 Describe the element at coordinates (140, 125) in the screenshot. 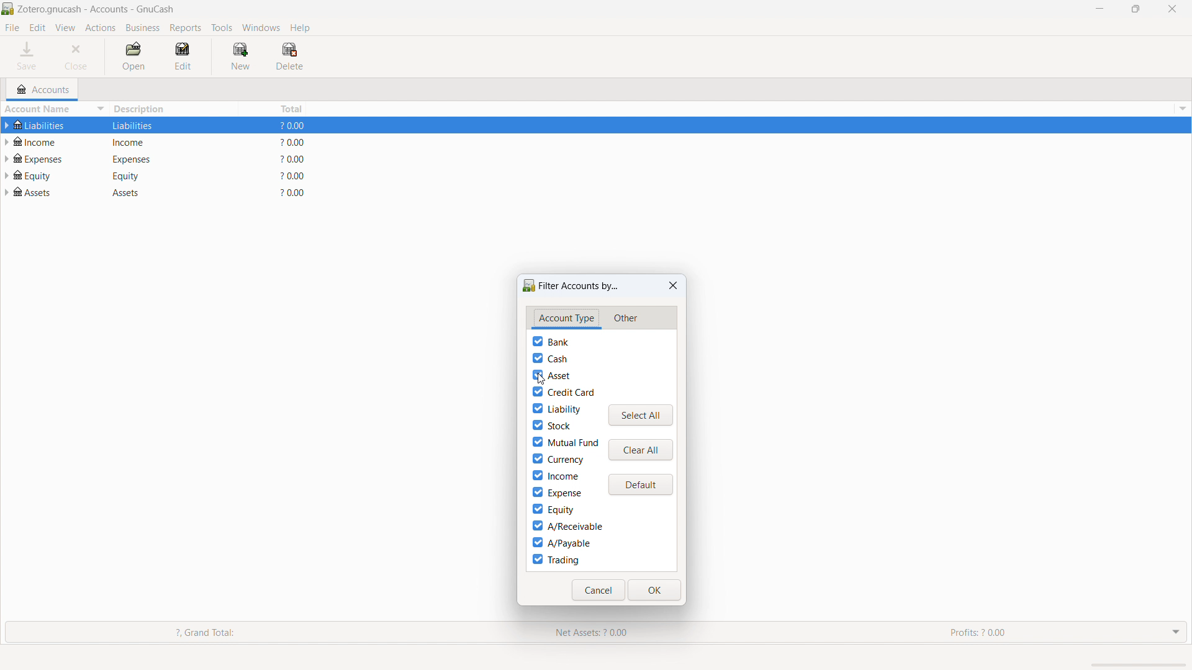

I see `Liabilities` at that location.